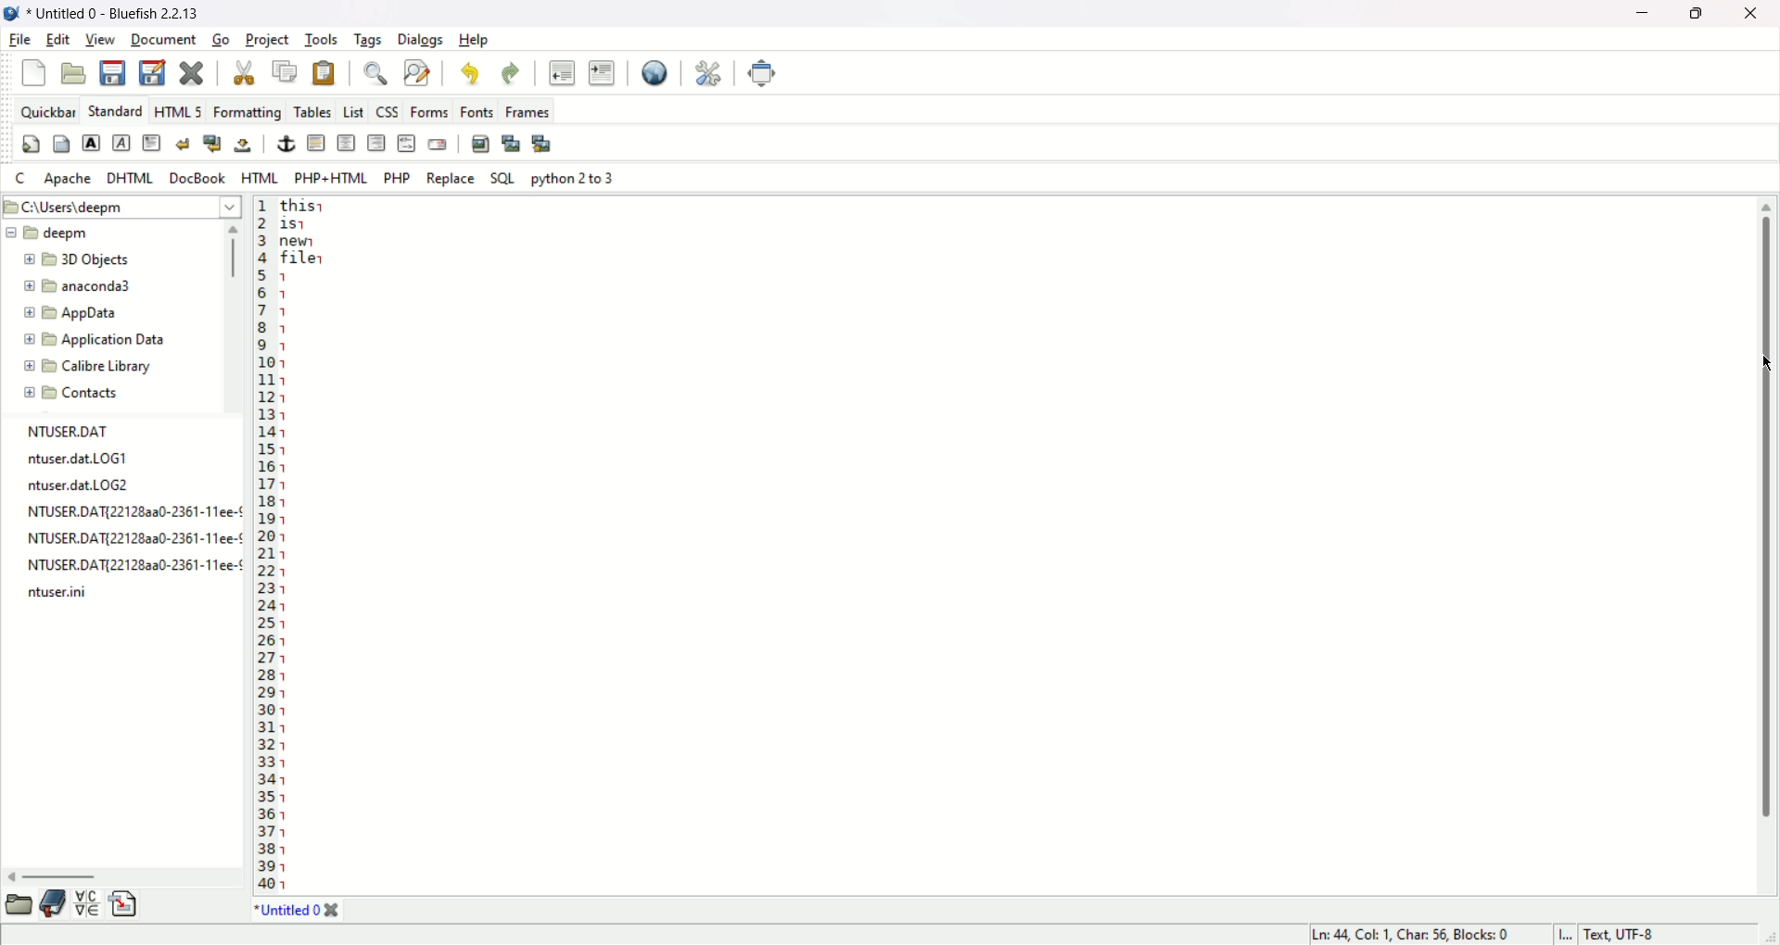 The height and width of the screenshot is (945, 1780). I want to click on Folder name, so click(48, 233).